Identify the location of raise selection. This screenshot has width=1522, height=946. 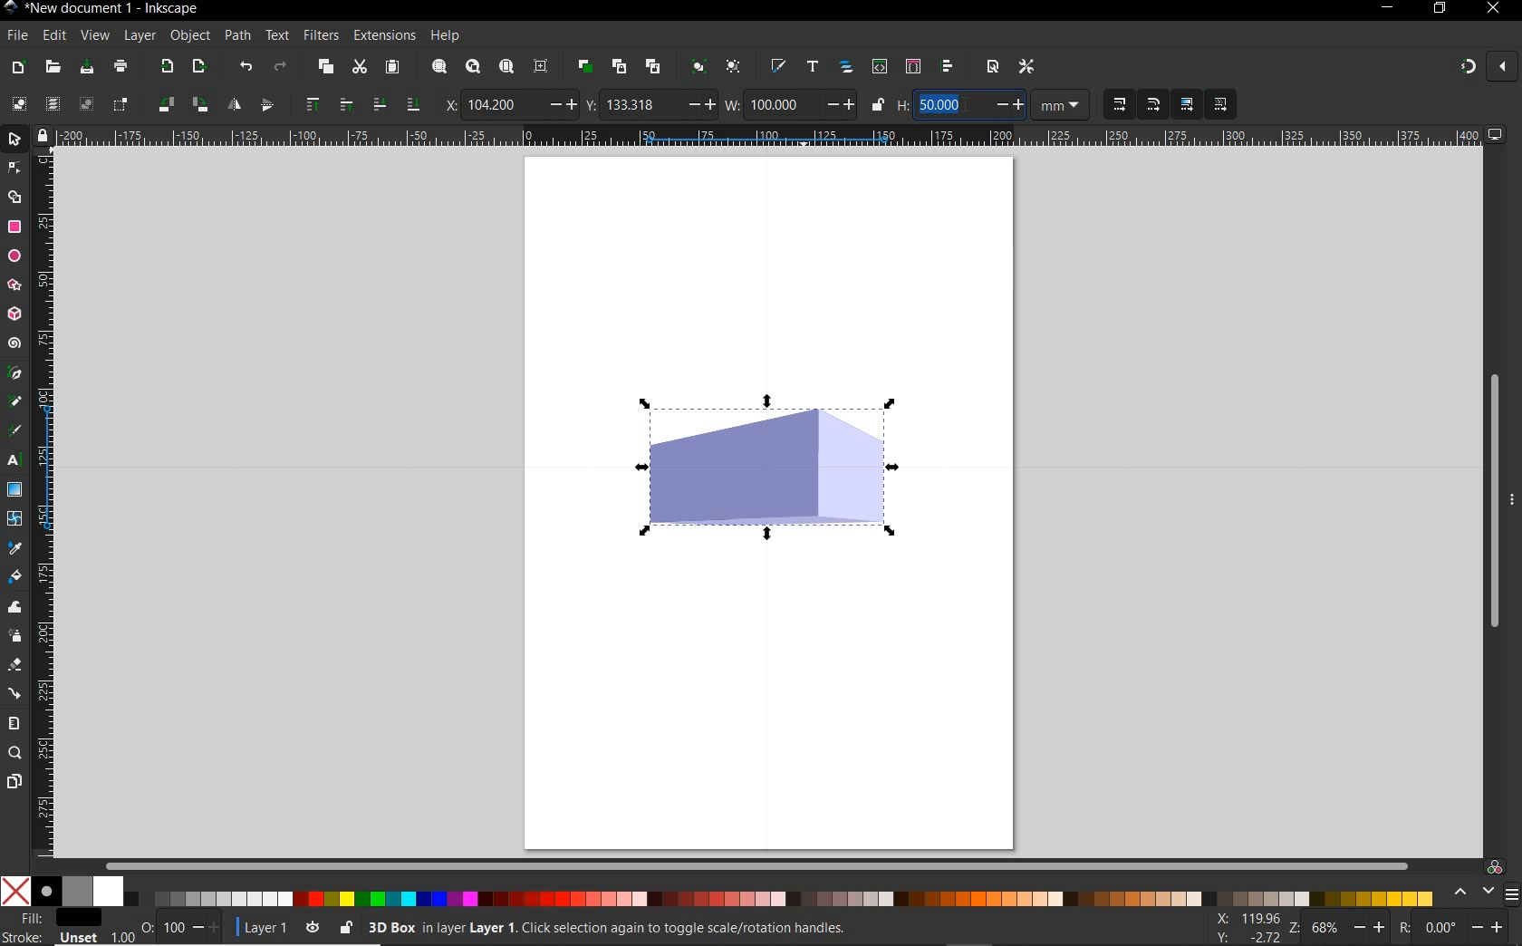
(312, 106).